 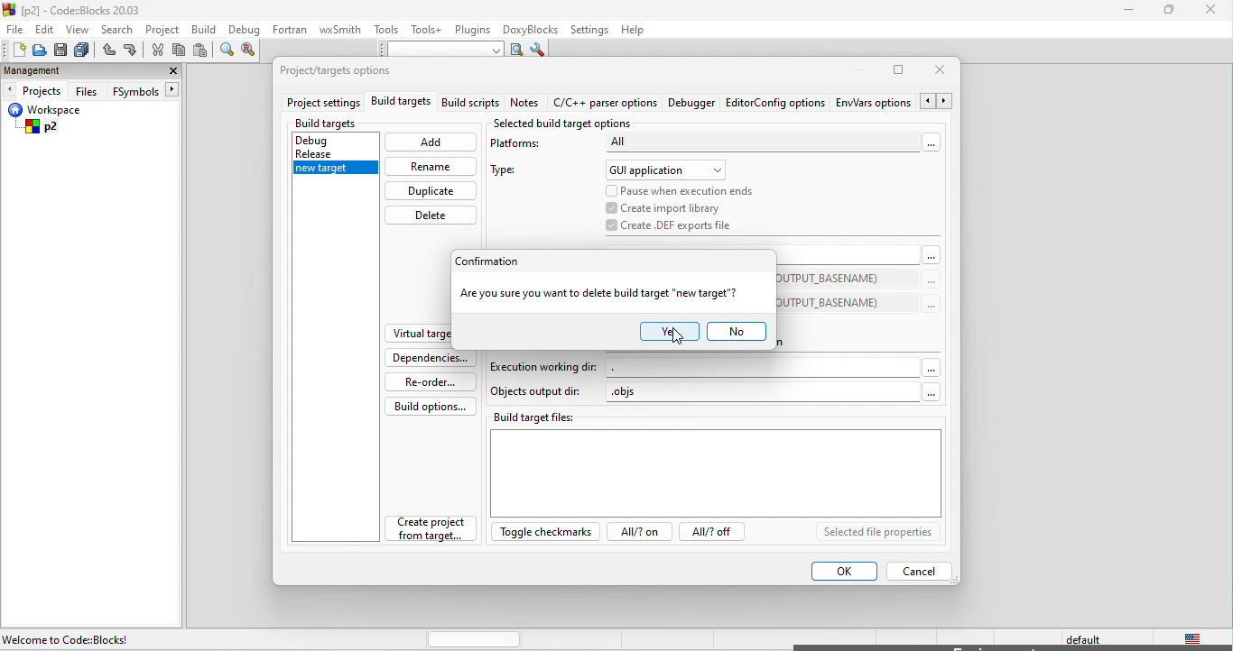 I want to click on project settings, so click(x=321, y=104).